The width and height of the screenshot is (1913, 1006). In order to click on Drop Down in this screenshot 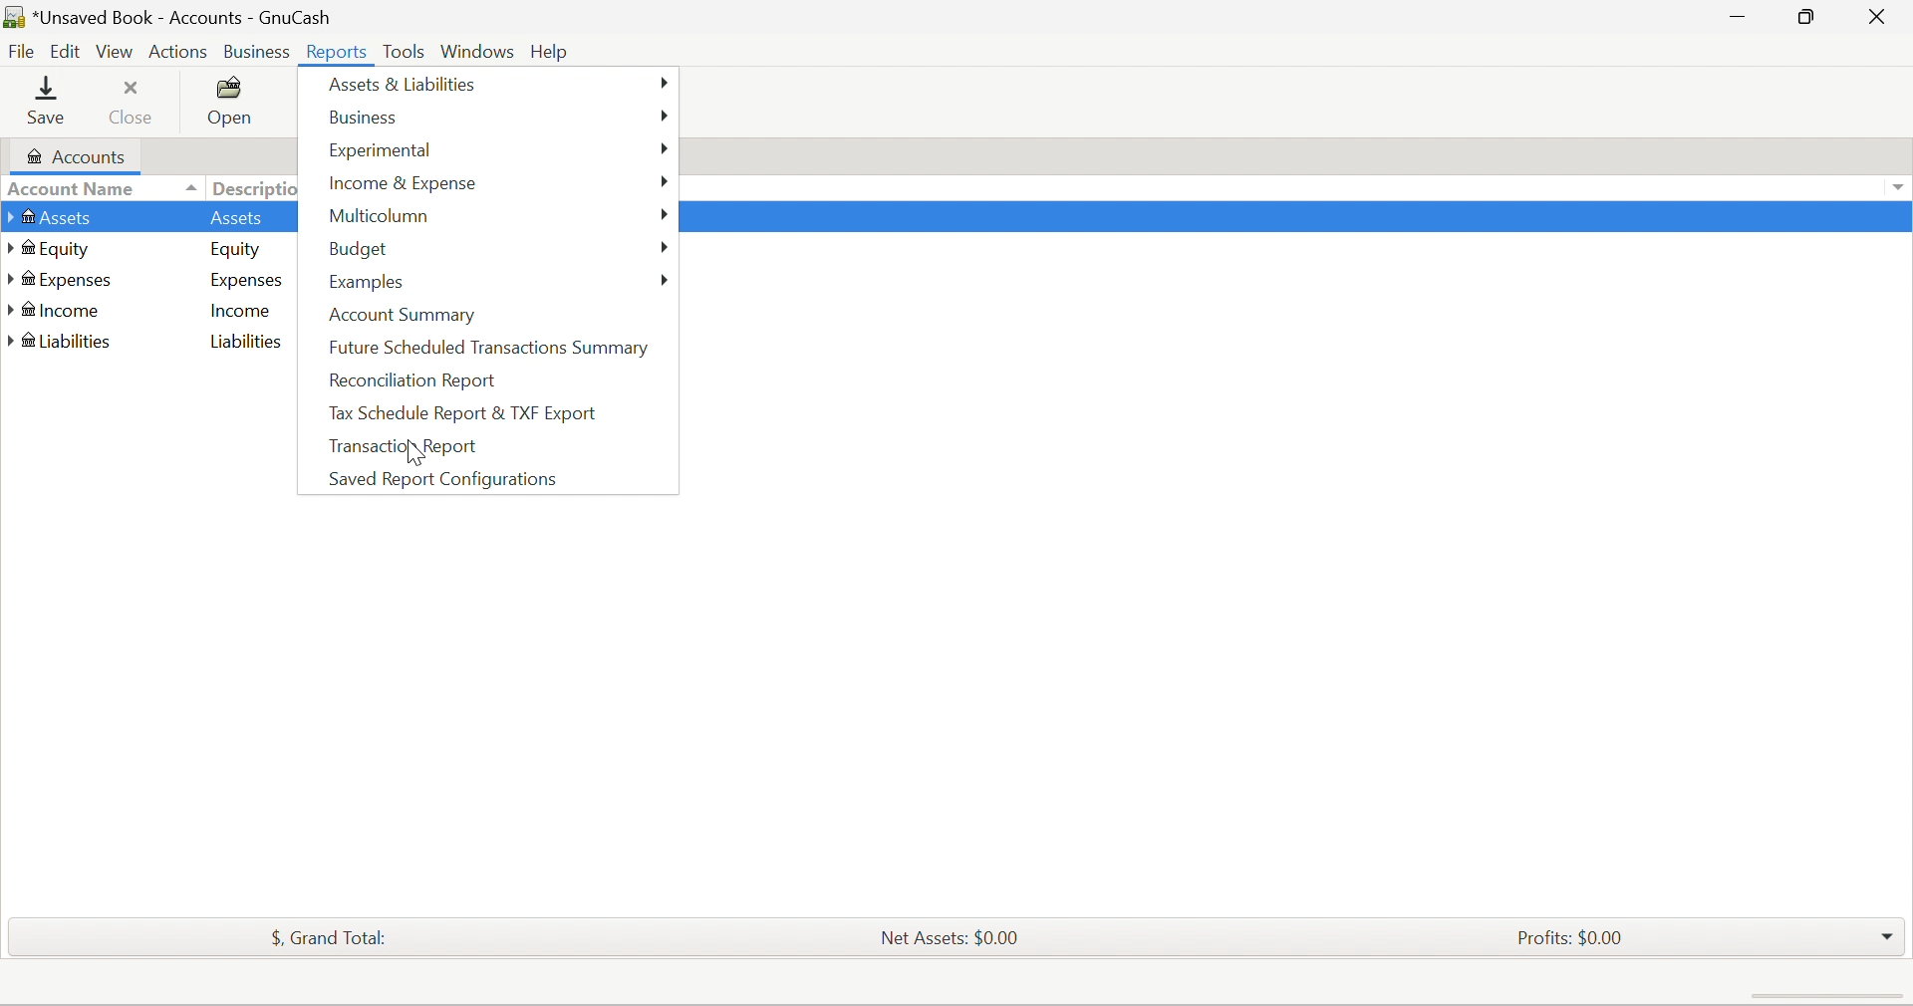, I will do `click(1886, 936)`.